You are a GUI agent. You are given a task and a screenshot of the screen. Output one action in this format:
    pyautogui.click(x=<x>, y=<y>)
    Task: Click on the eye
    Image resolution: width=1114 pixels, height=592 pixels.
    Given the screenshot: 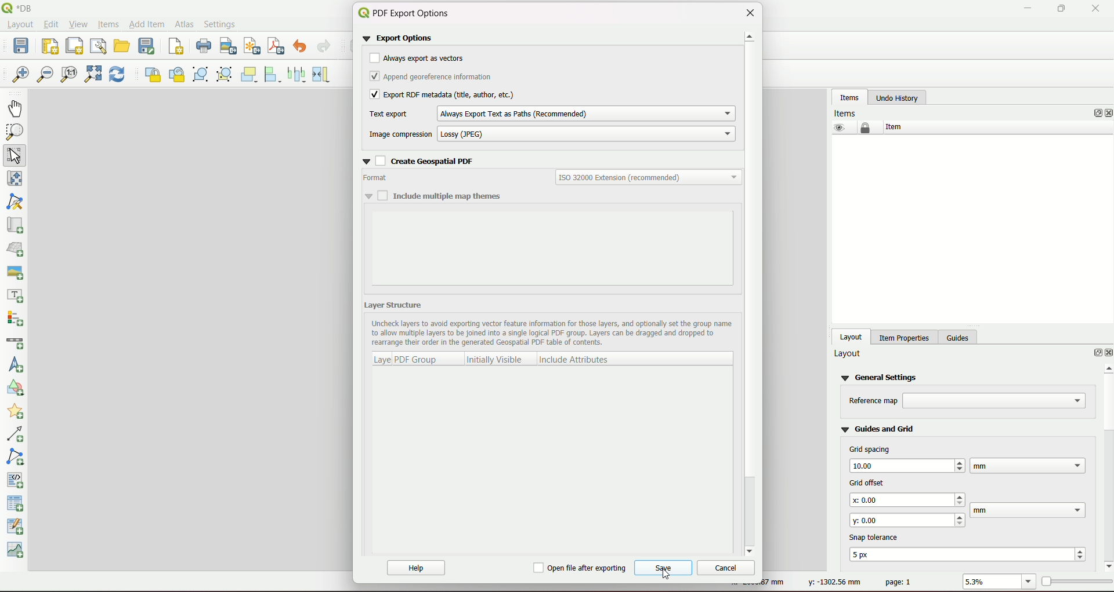 What is the action you would take?
    pyautogui.click(x=838, y=127)
    